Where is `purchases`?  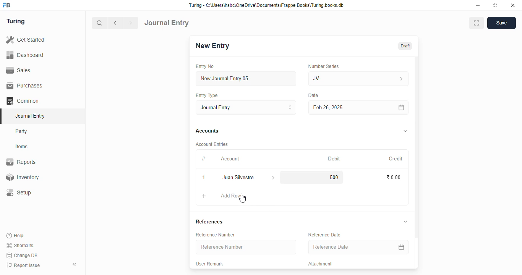 purchases is located at coordinates (24, 86).